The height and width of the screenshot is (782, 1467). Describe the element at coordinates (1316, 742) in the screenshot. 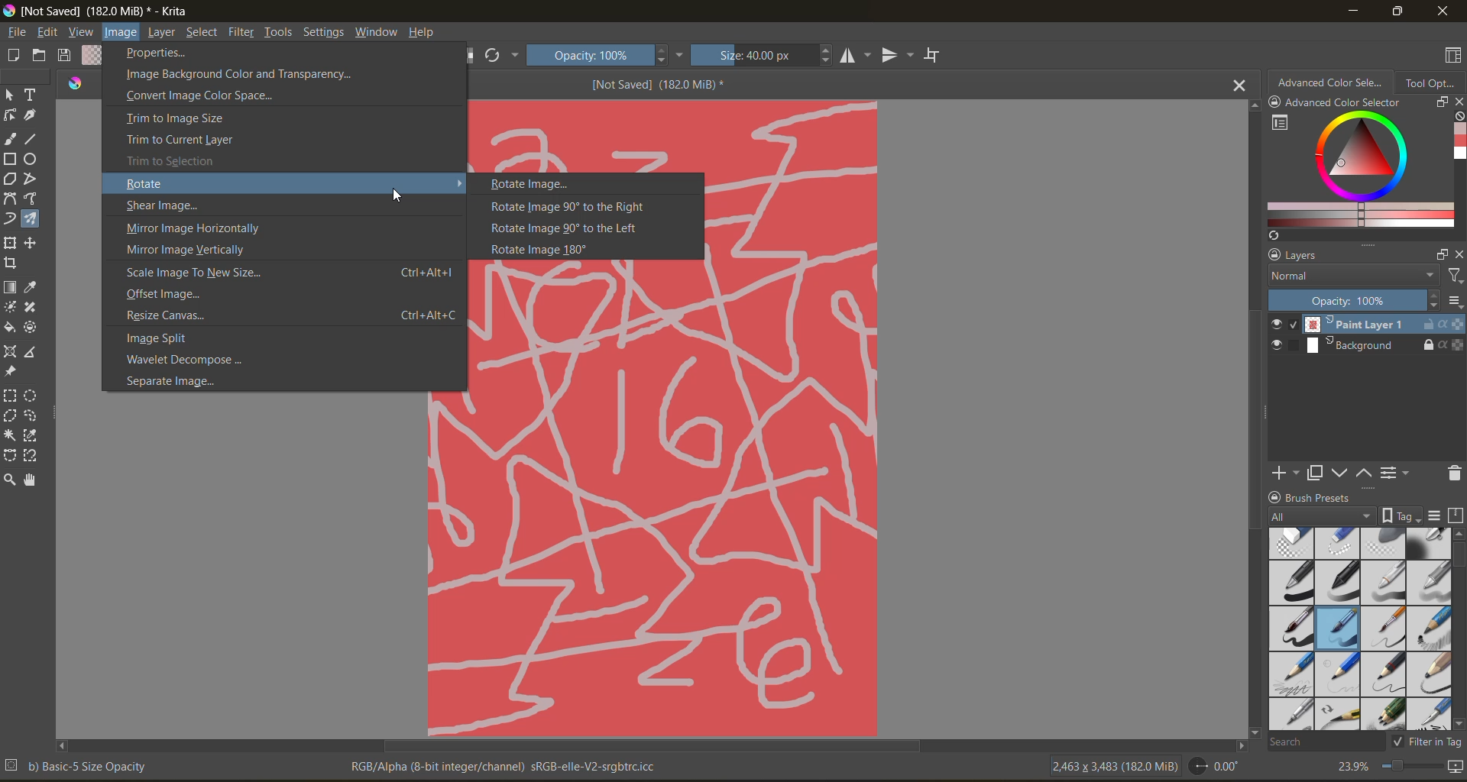

I see `search` at that location.